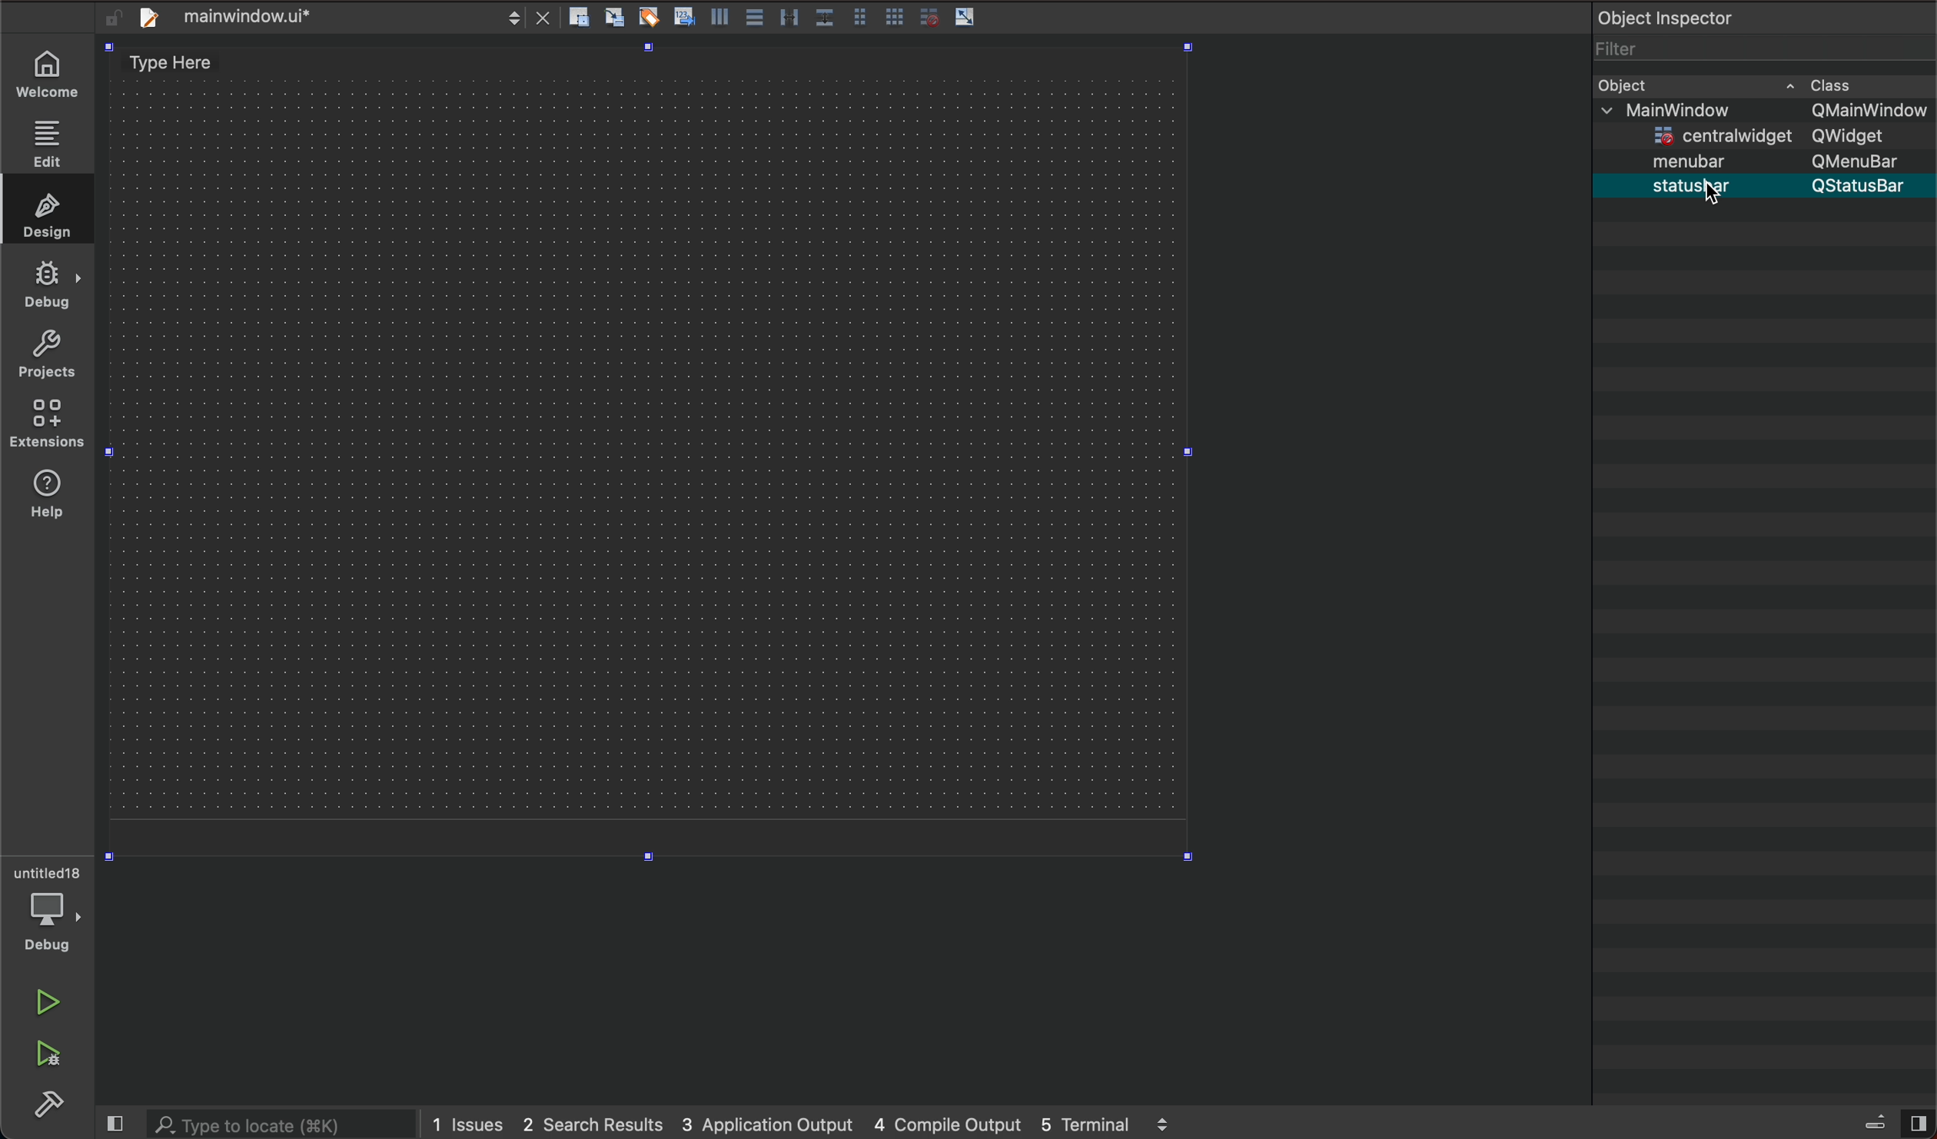 This screenshot has height=1139, width=1937. What do you see at coordinates (950, 1121) in the screenshot?
I see `4 couple output` at bounding box center [950, 1121].